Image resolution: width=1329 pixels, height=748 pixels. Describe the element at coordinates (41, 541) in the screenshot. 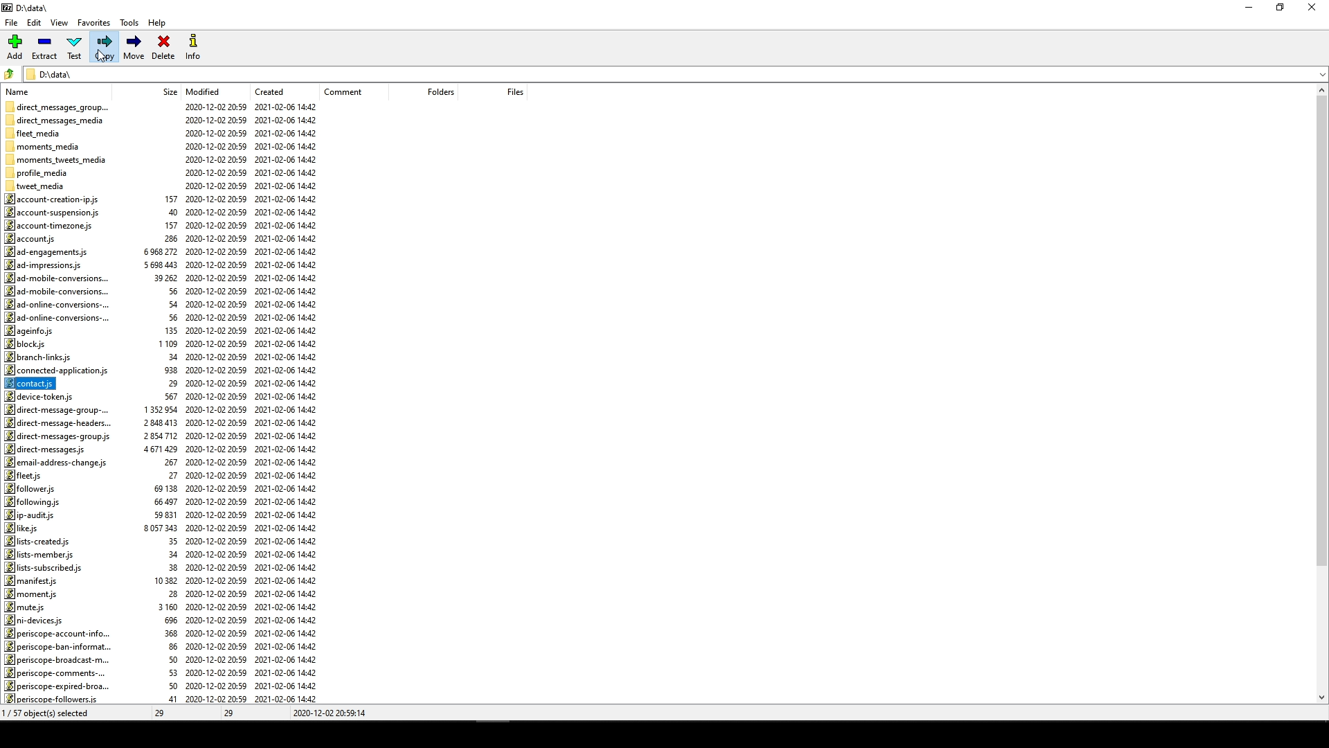

I see `lists-created.js` at that location.